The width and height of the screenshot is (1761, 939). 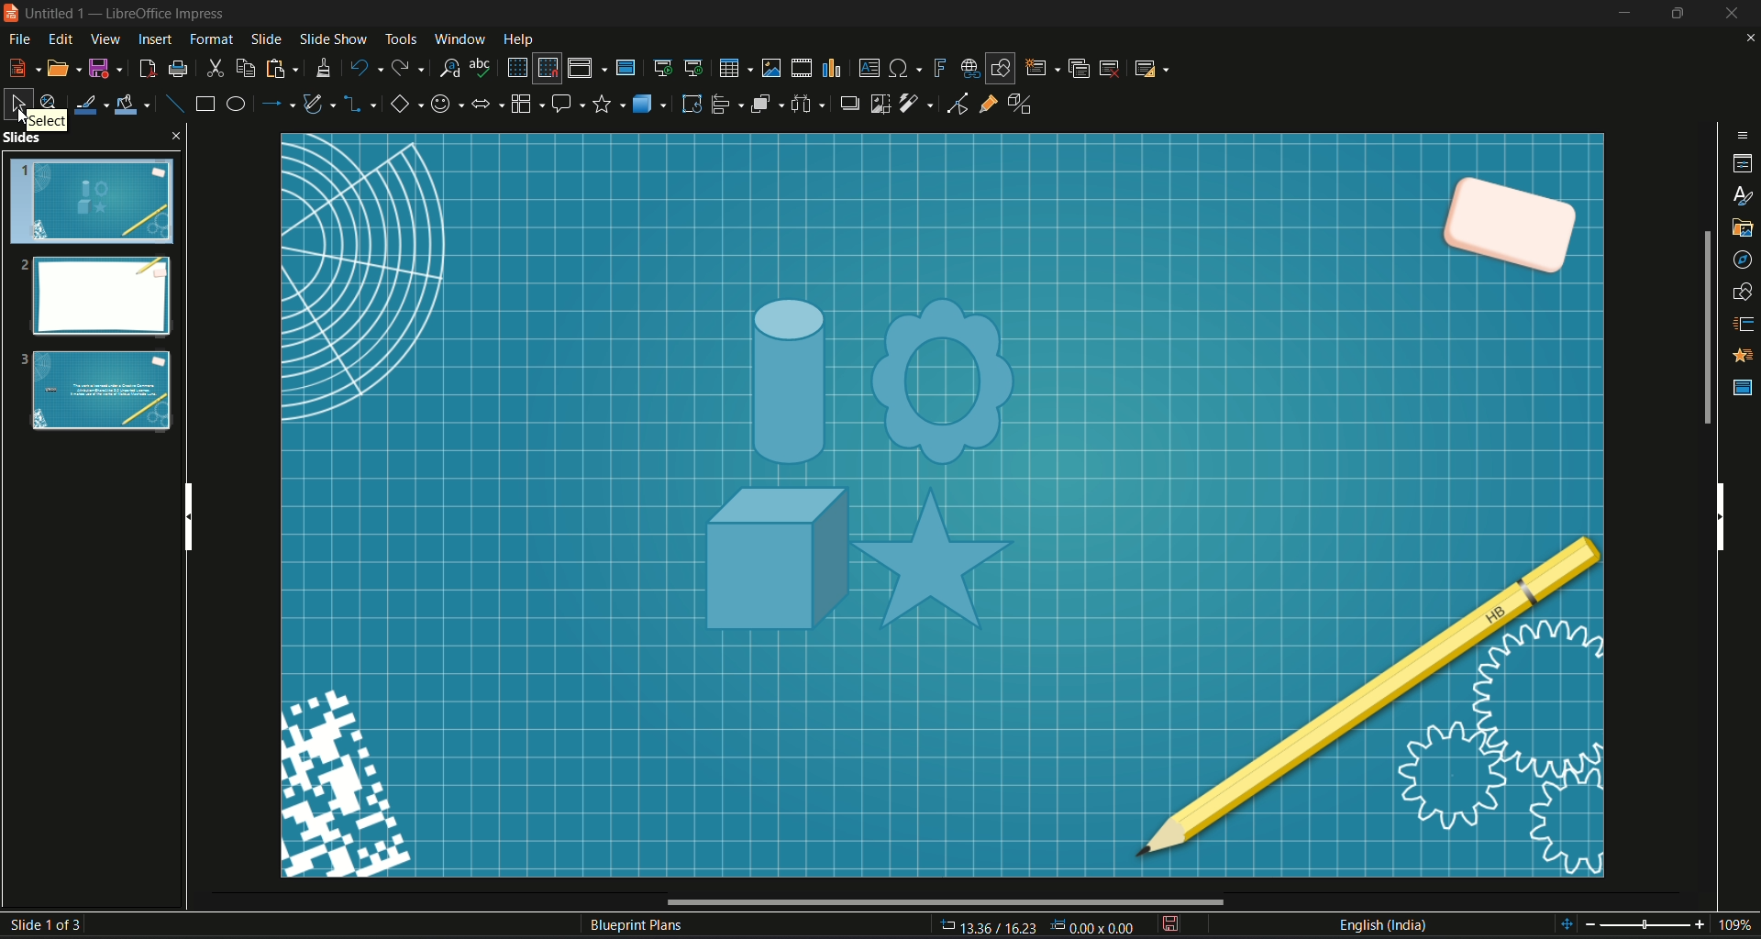 I want to click on paste, so click(x=279, y=69).